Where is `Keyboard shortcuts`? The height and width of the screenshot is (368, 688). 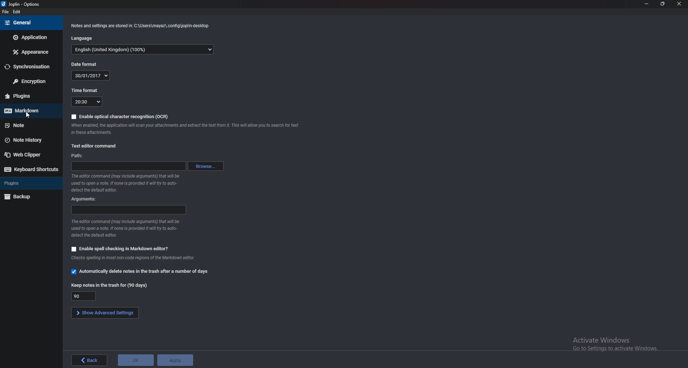
Keyboard shortcuts is located at coordinates (30, 170).